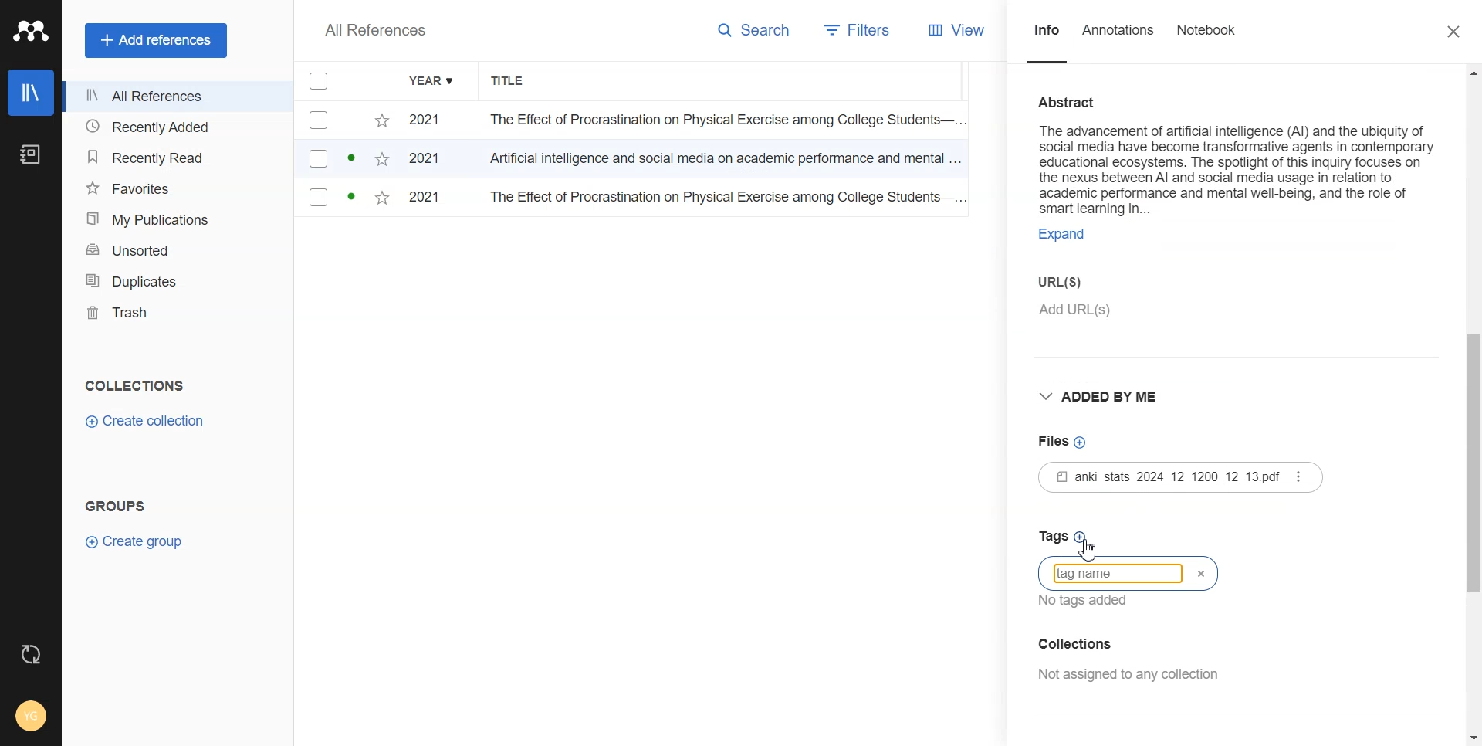 This screenshot has width=1482, height=746. Describe the element at coordinates (1473, 403) in the screenshot. I see `Vertical scroll bar` at that location.